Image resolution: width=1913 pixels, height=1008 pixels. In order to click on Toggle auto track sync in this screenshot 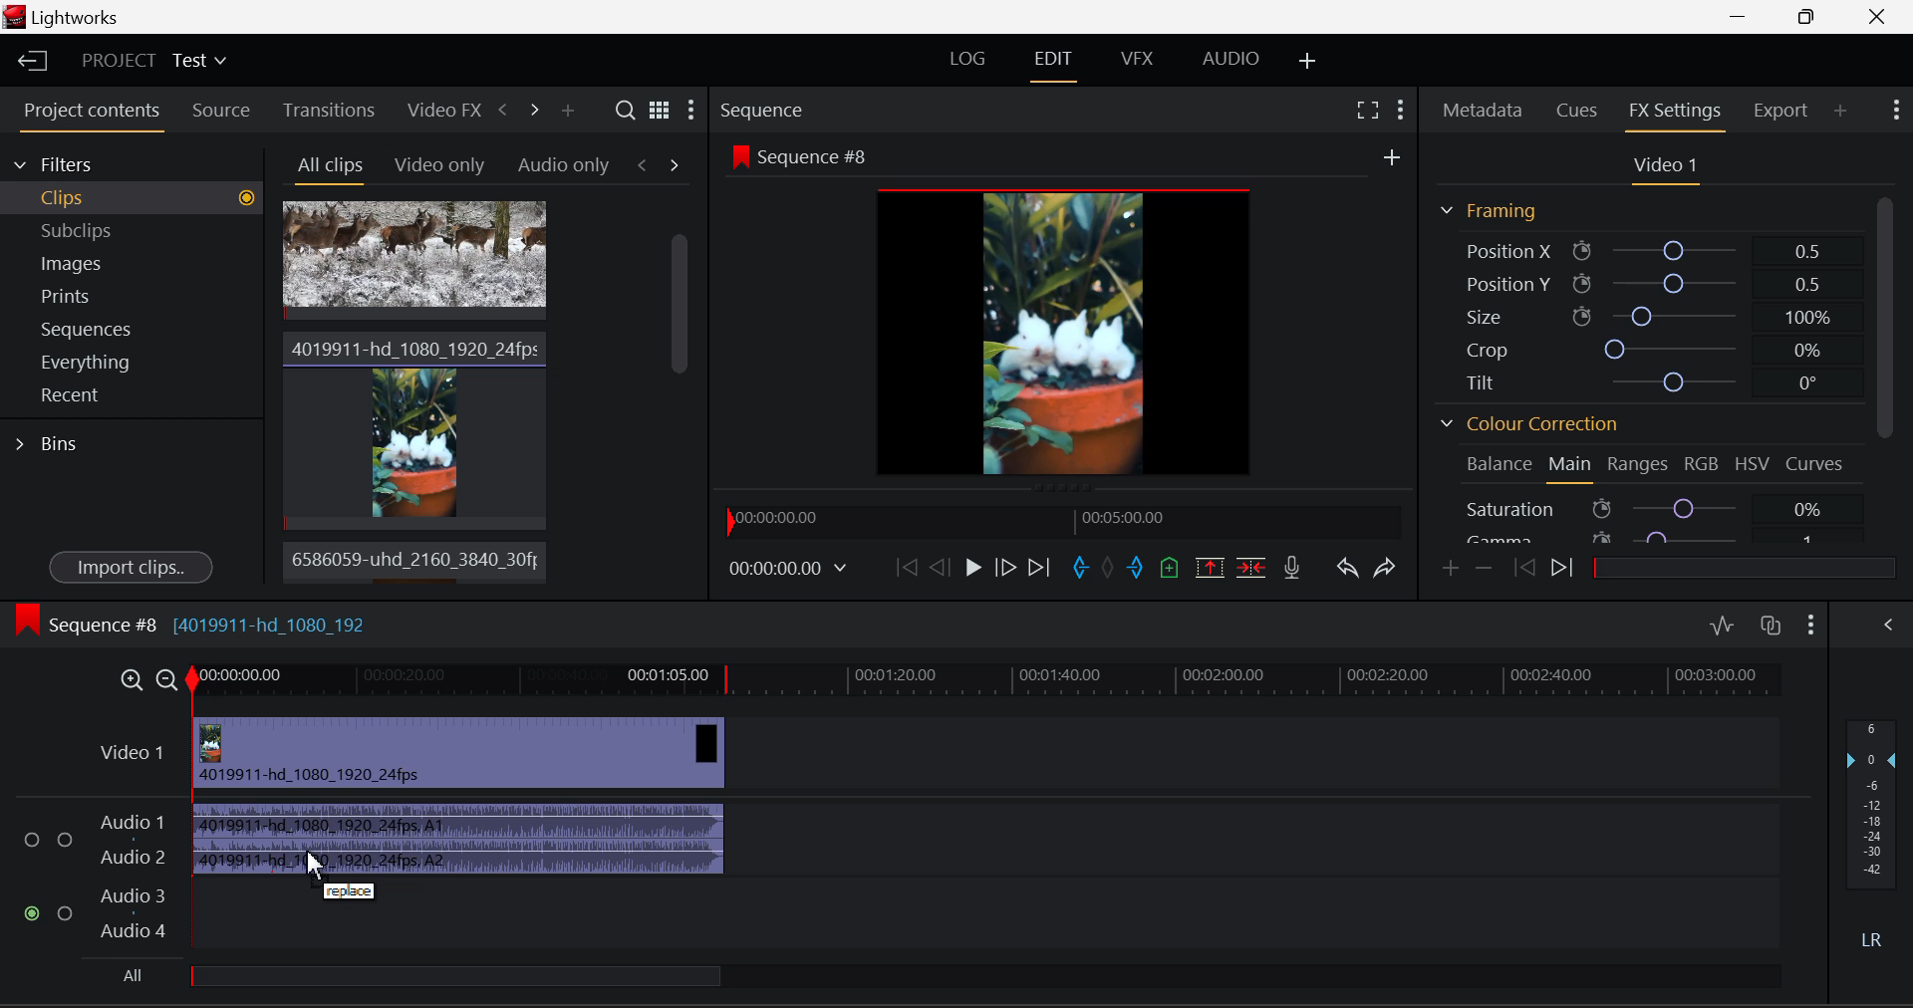, I will do `click(1771, 627)`.